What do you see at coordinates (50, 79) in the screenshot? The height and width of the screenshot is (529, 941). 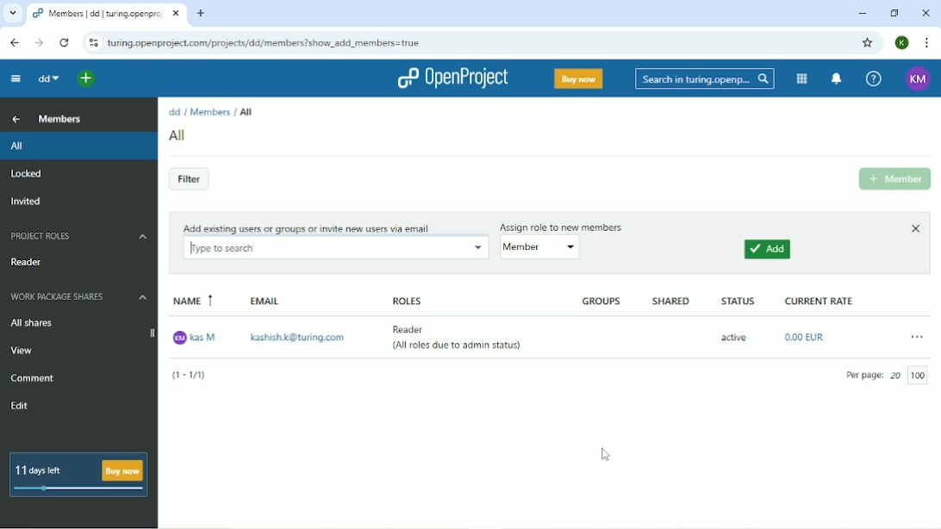 I see `dd` at bounding box center [50, 79].